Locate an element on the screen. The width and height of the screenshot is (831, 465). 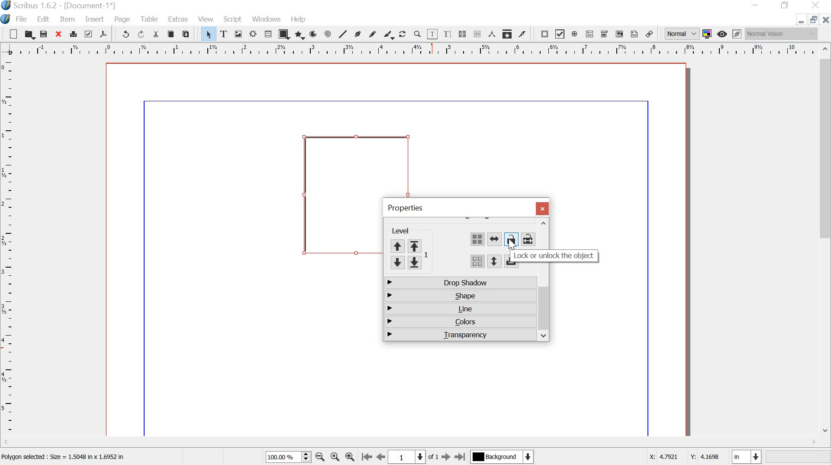
select is located at coordinates (205, 34).